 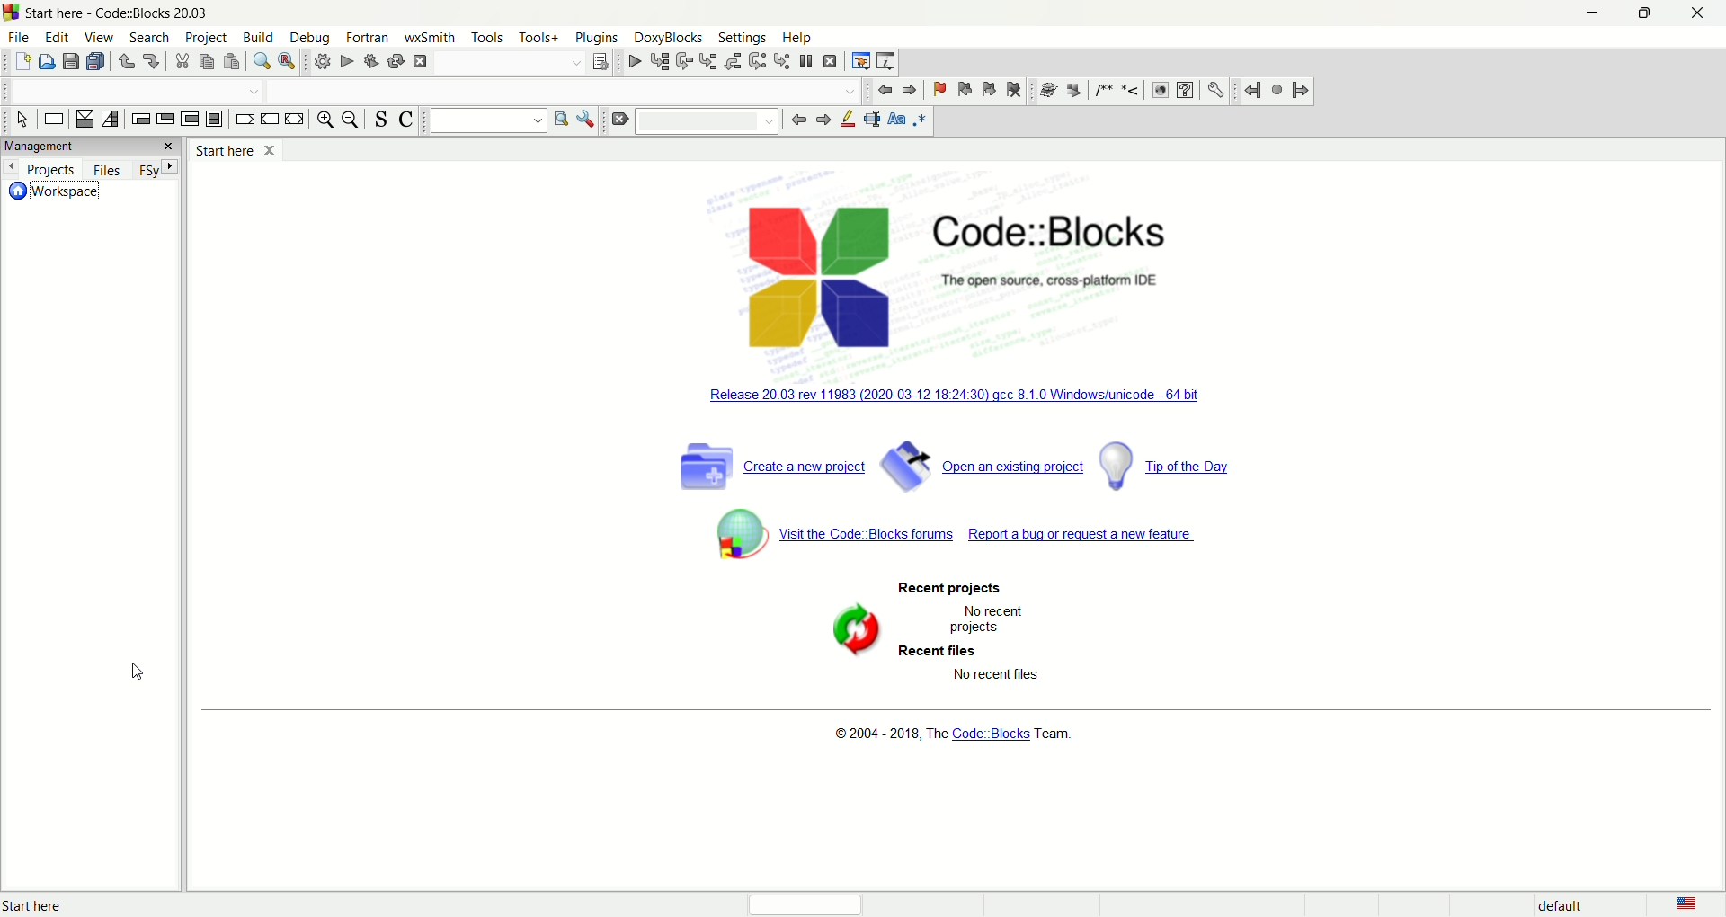 What do you see at coordinates (1167, 464) in the screenshot?
I see `tip of the day` at bounding box center [1167, 464].